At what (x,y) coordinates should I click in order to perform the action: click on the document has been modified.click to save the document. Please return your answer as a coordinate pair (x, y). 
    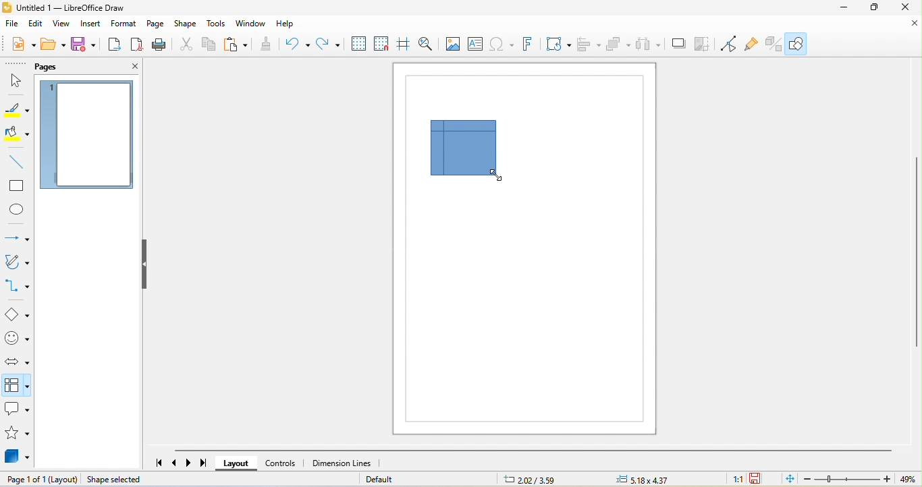
    Looking at the image, I should click on (757, 479).